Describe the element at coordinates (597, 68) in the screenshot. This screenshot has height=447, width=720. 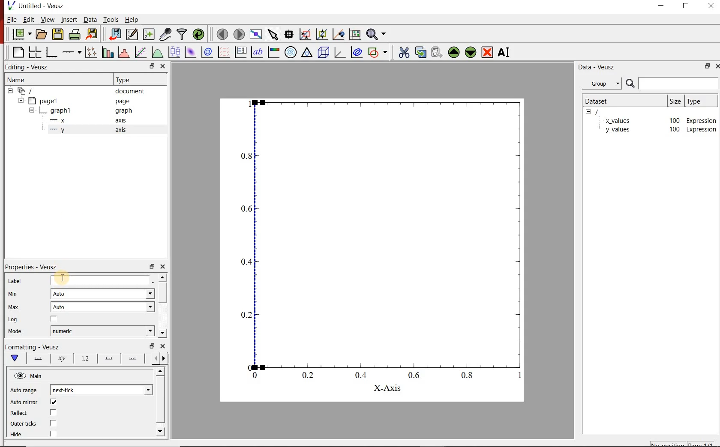
I see `data-veusz` at that location.